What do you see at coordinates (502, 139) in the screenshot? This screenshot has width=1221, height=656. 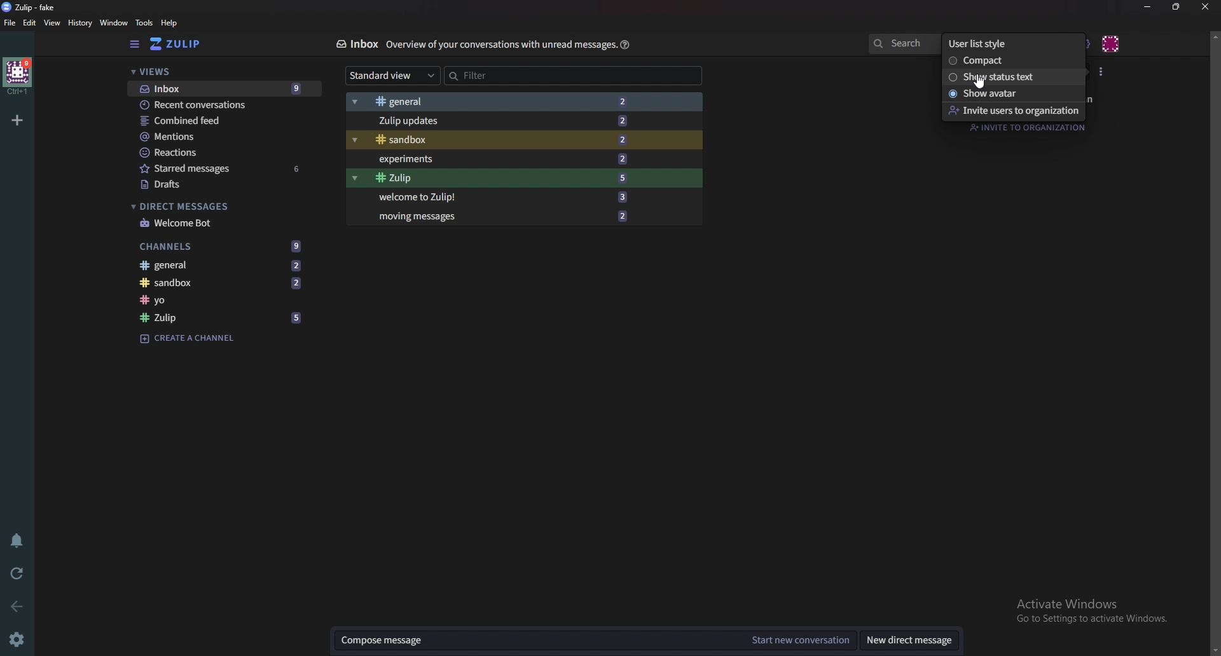 I see `Sandbox` at bounding box center [502, 139].